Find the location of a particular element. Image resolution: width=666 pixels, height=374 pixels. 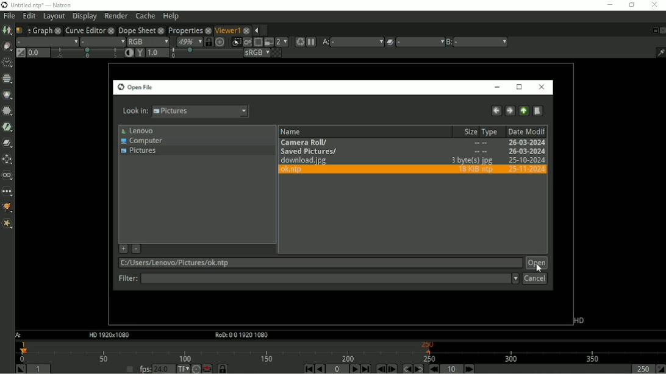

Play backward is located at coordinates (320, 369).